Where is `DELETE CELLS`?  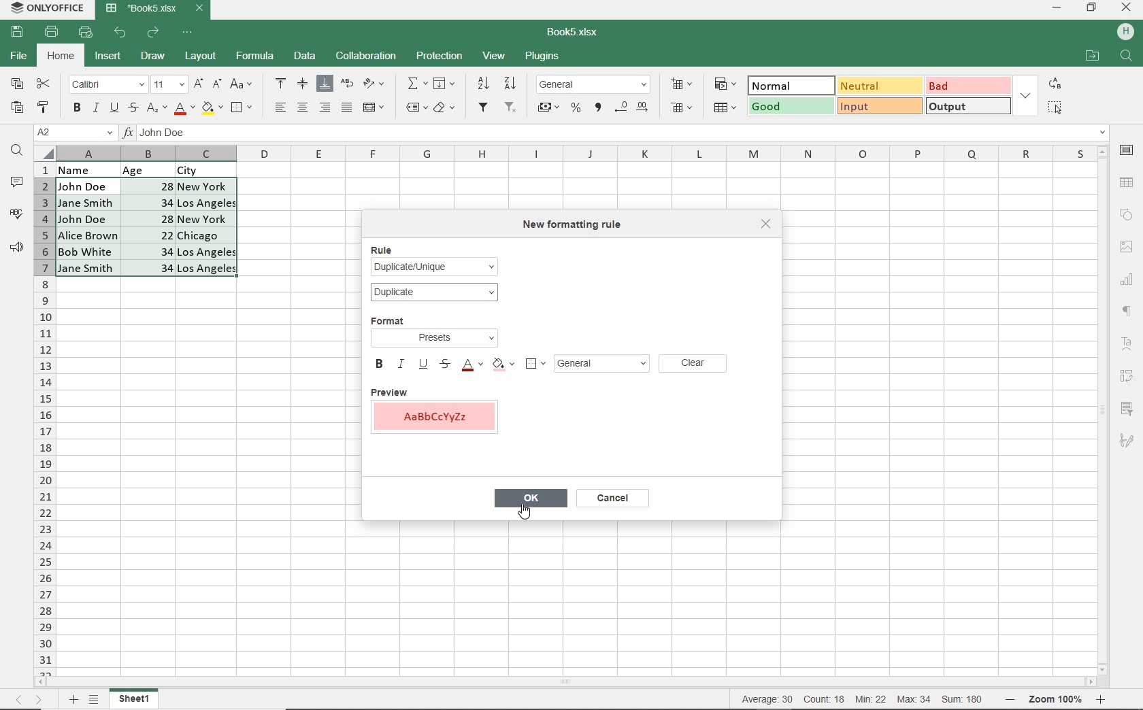 DELETE CELLS is located at coordinates (683, 109).